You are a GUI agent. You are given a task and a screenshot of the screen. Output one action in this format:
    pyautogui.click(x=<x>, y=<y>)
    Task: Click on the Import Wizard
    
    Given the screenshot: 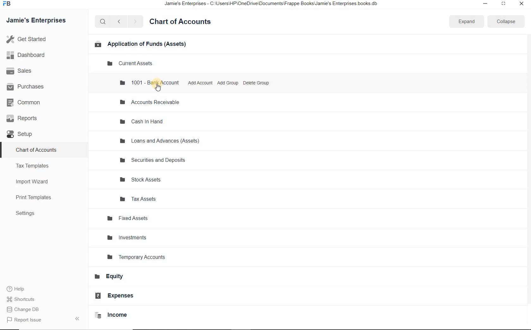 What is the action you would take?
    pyautogui.click(x=35, y=181)
    